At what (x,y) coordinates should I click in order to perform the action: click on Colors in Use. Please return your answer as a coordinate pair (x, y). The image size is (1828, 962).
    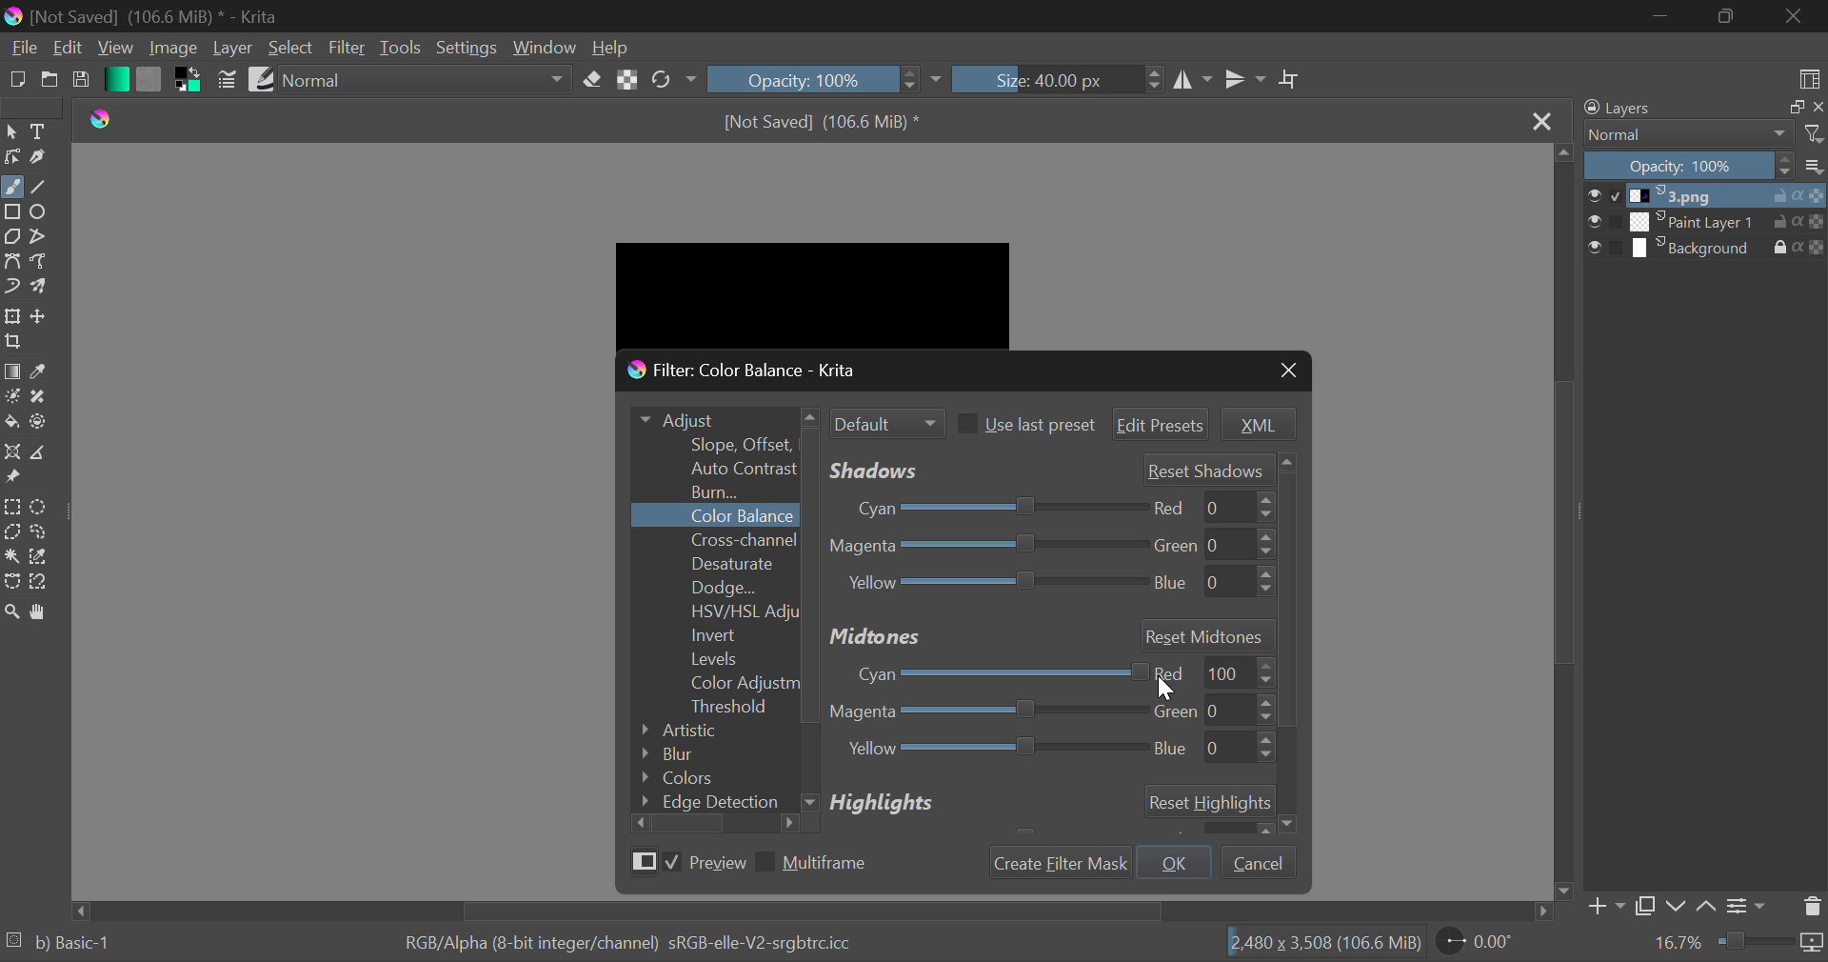
    Looking at the image, I should click on (189, 78).